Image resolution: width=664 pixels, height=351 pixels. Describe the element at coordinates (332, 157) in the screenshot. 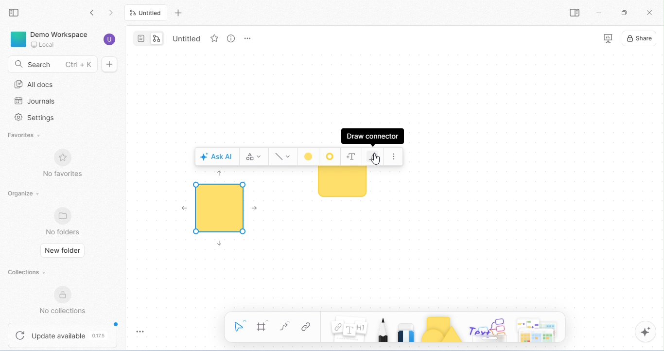

I see `border style` at that location.